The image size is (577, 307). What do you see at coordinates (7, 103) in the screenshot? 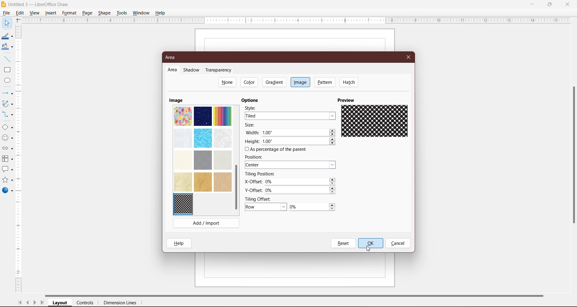
I see `Curves and Polygons` at bounding box center [7, 103].